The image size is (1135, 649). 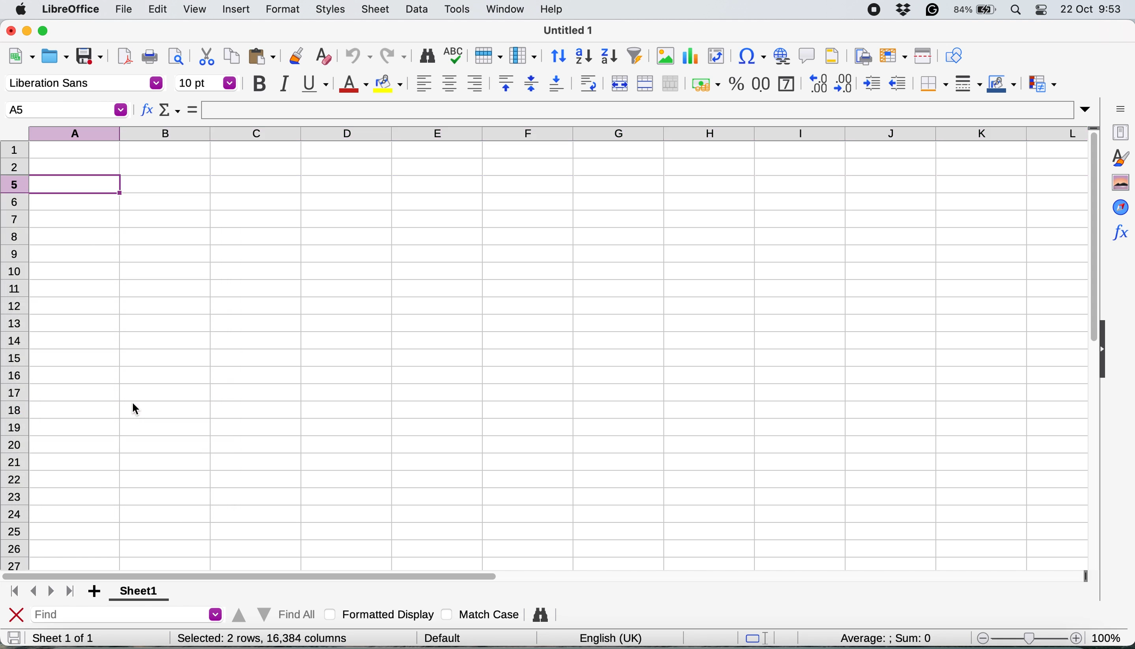 What do you see at coordinates (474, 83) in the screenshot?
I see `align right` at bounding box center [474, 83].